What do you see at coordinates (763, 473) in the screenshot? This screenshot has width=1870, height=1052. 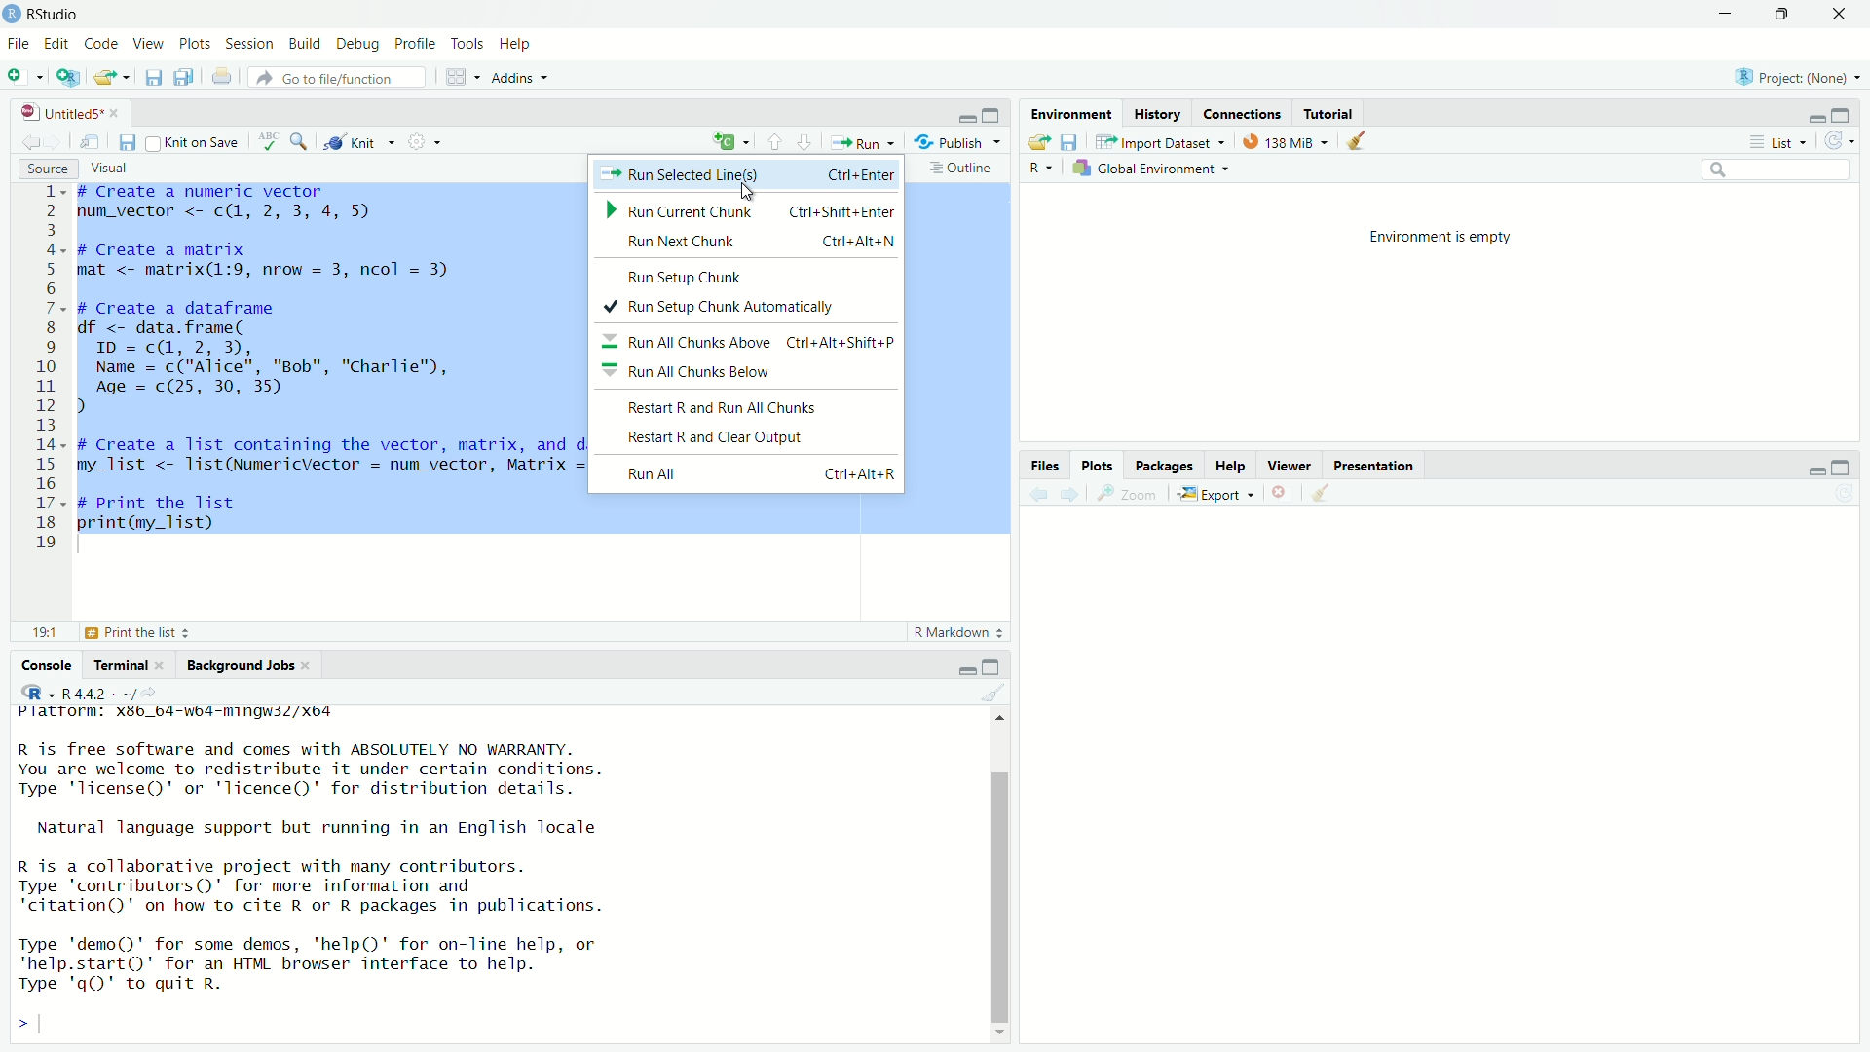 I see `Run All Ctrl+Alt+R |` at bounding box center [763, 473].